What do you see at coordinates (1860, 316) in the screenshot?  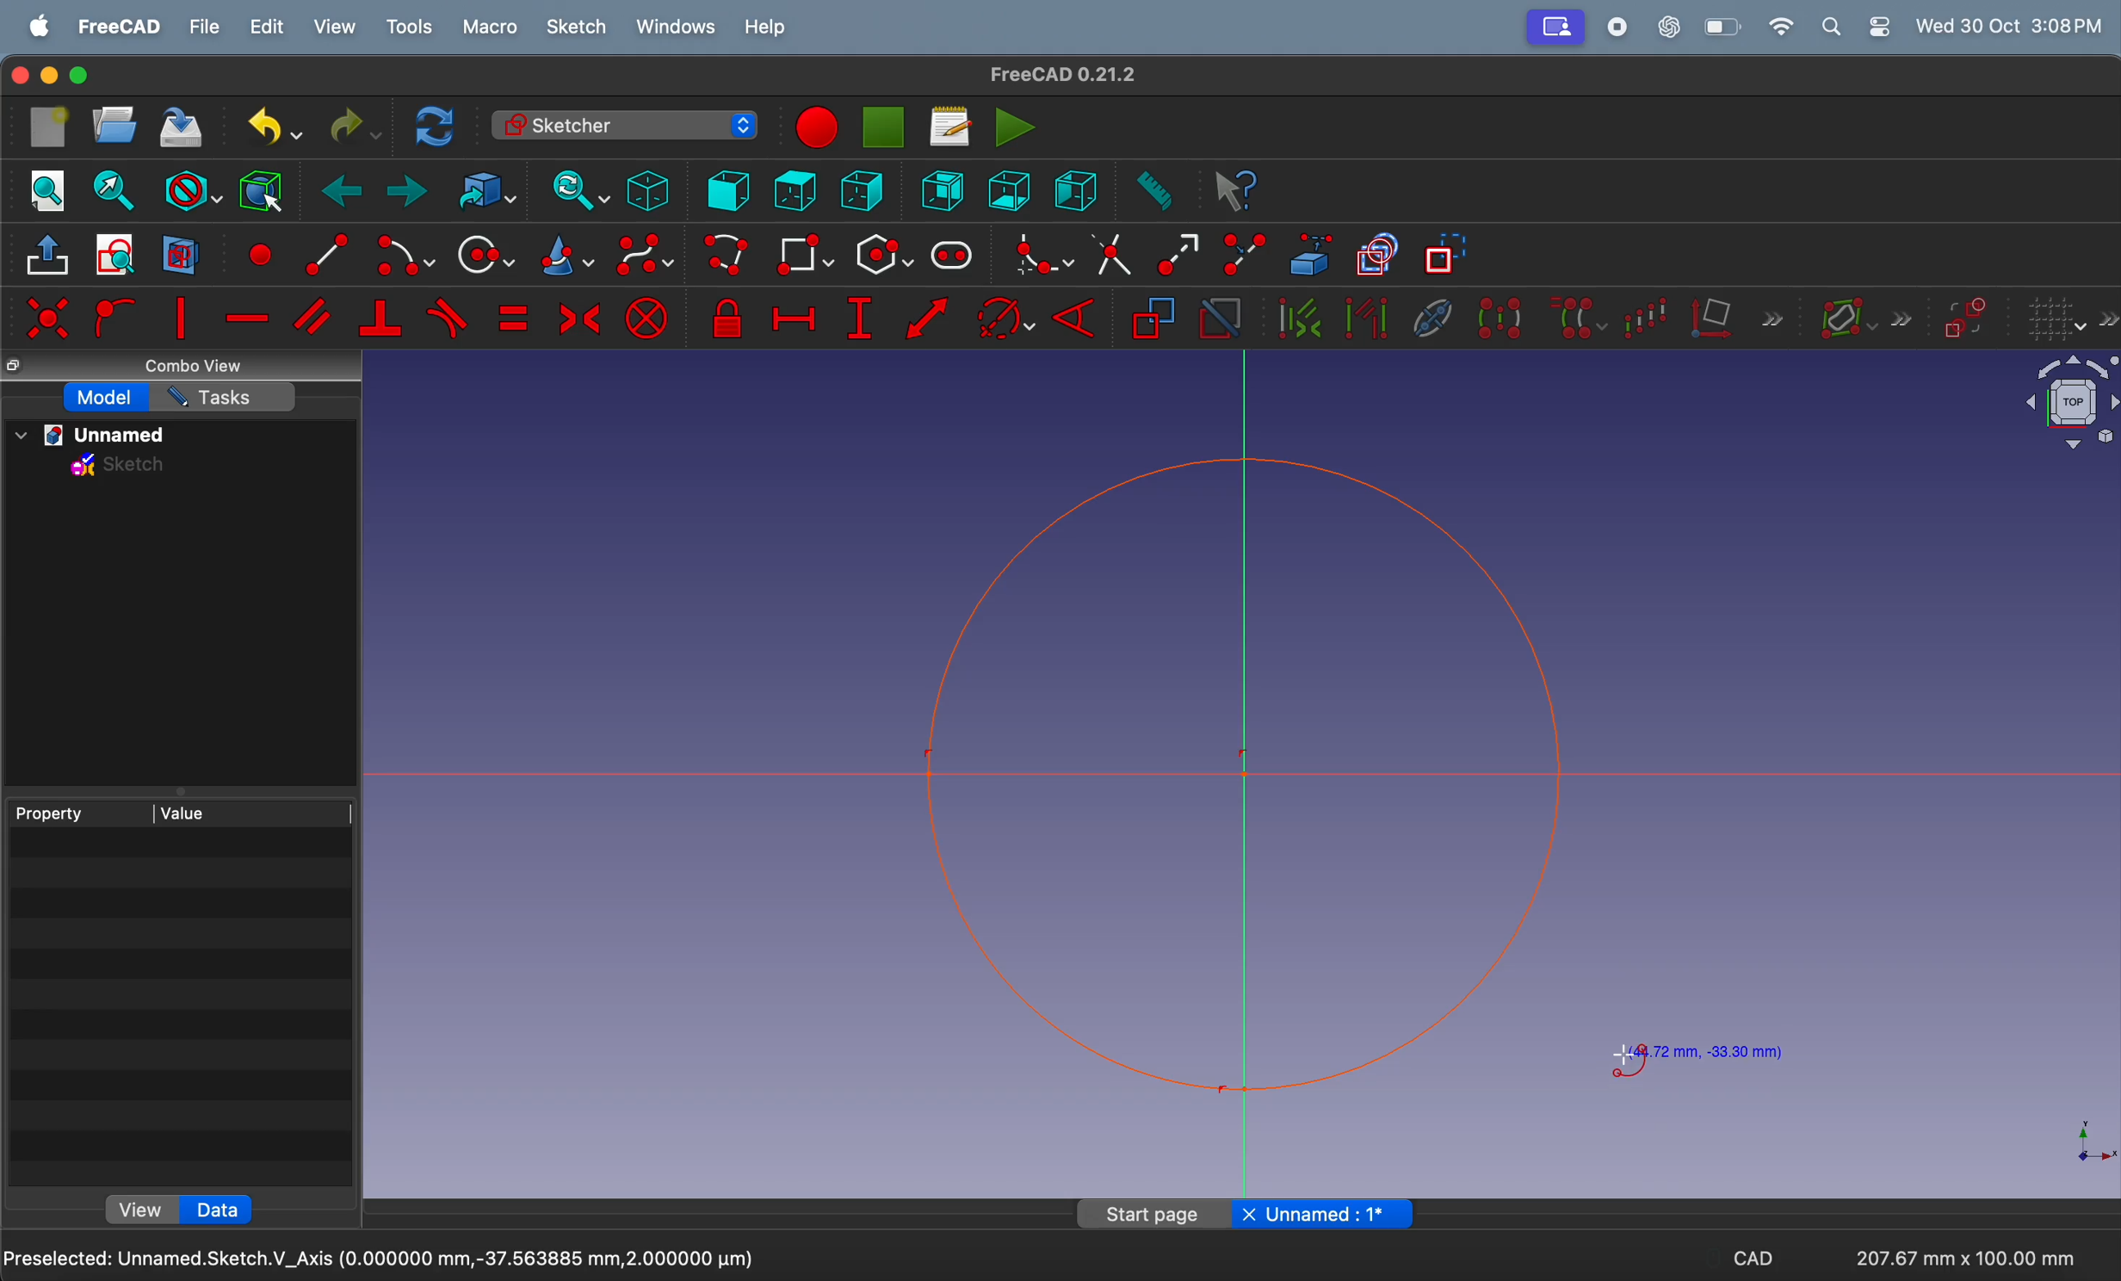 I see `show information layer` at bounding box center [1860, 316].